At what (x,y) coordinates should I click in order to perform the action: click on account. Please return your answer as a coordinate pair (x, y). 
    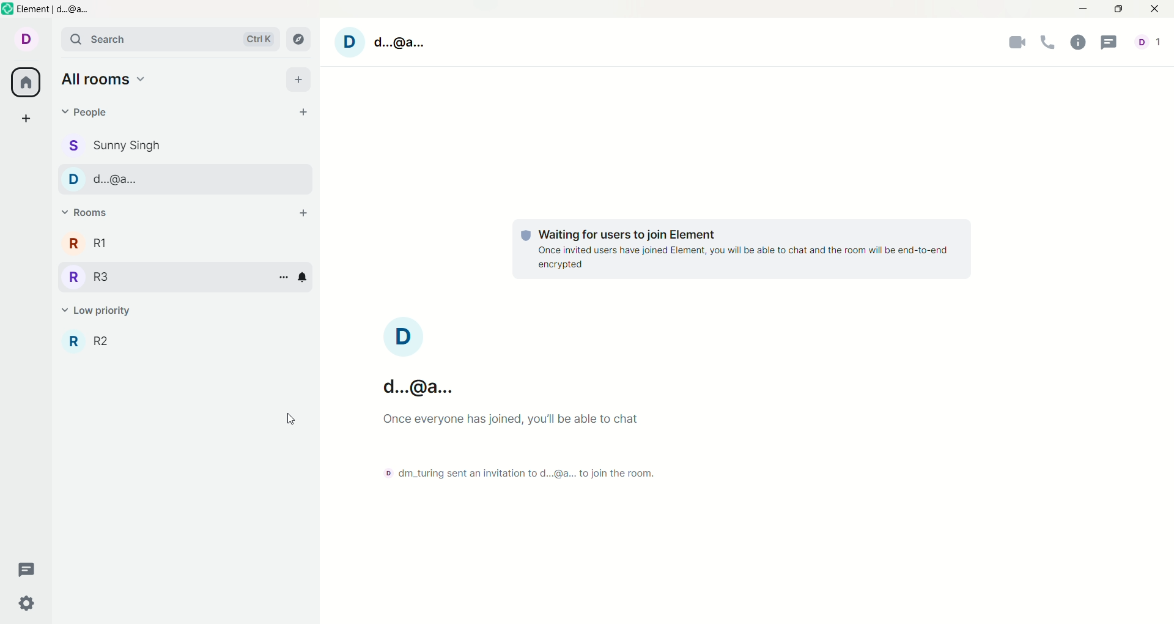
    Looking at the image, I should click on (27, 40).